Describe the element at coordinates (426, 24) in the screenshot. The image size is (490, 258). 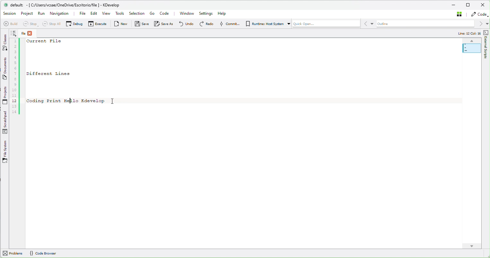
I see `Outline` at that location.